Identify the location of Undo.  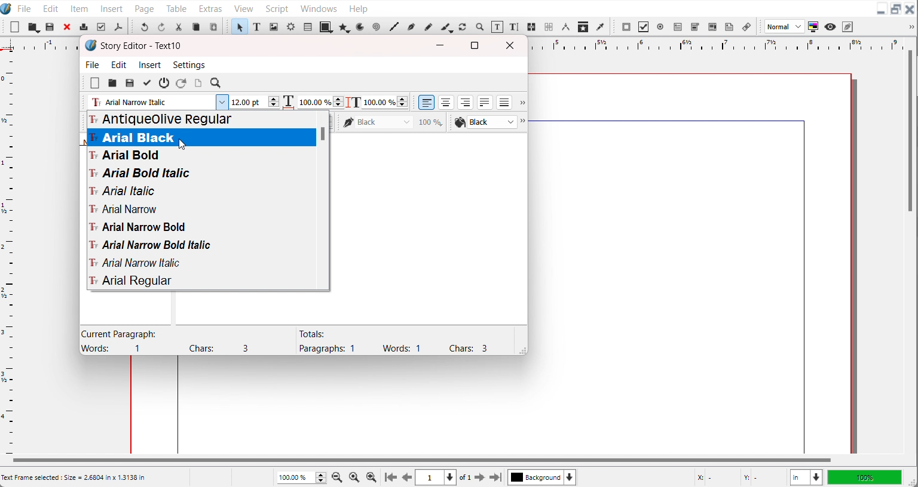
(144, 26).